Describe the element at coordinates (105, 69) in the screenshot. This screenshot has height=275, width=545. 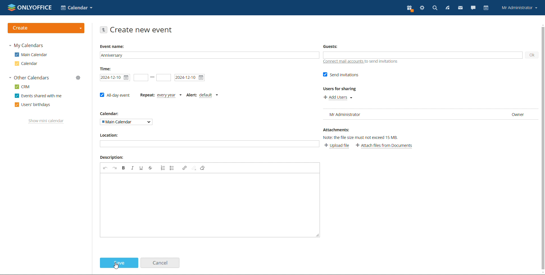
I see `Time:` at that location.